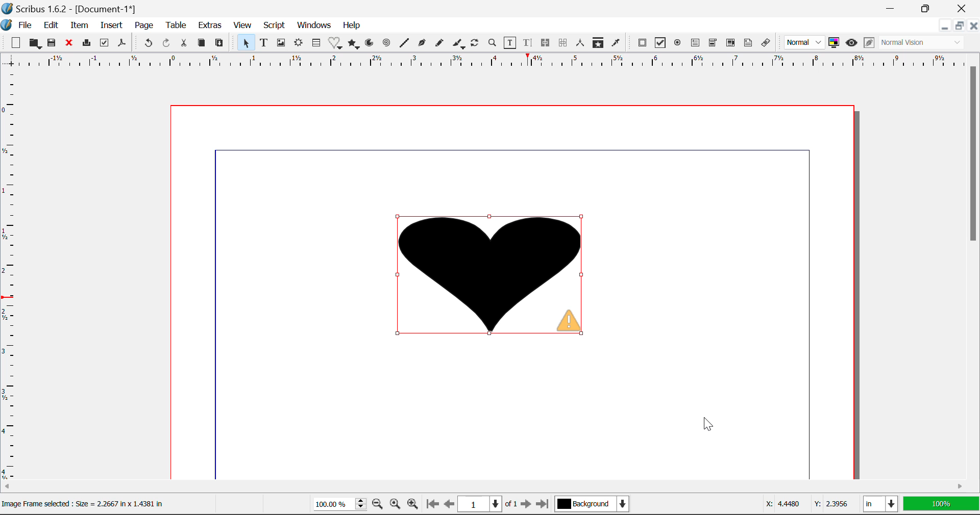 Image resolution: width=980 pixels, height=515 pixels. Describe the element at coordinates (974, 264) in the screenshot. I see `Scroll Bar` at that location.